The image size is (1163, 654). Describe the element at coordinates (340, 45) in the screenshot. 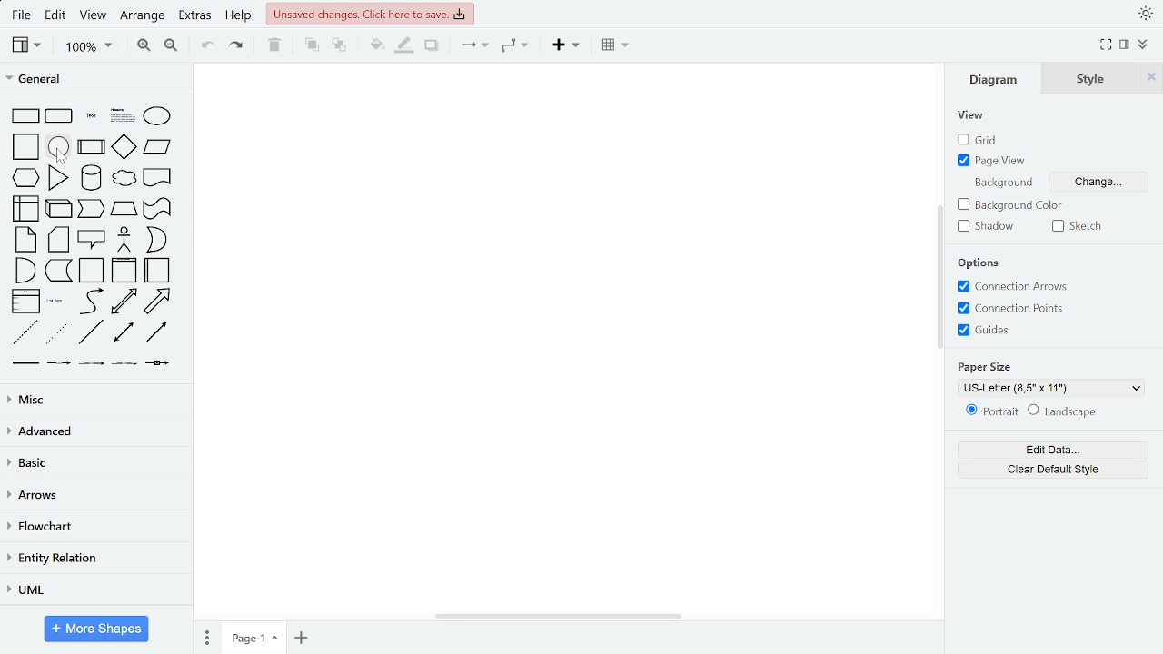

I see `to back` at that location.